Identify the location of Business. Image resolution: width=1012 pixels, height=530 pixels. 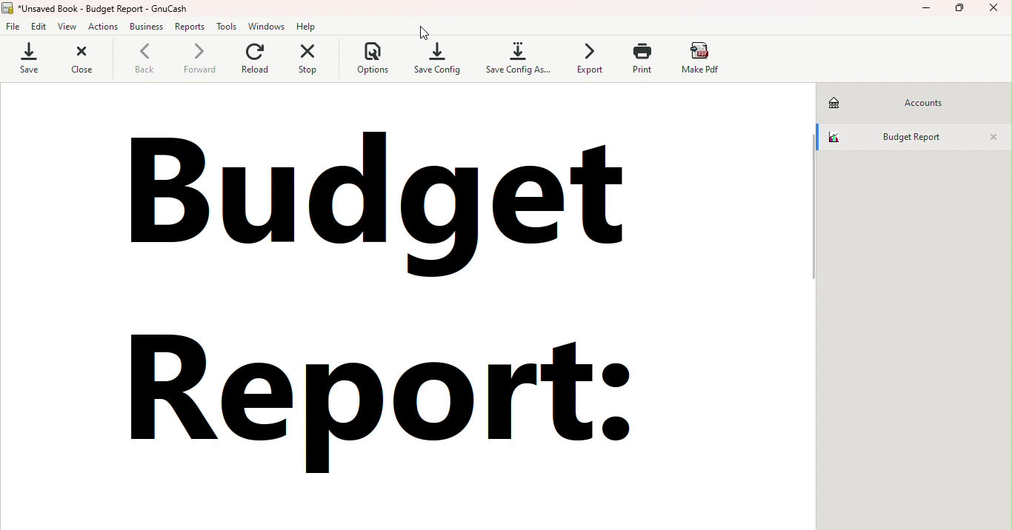
(147, 27).